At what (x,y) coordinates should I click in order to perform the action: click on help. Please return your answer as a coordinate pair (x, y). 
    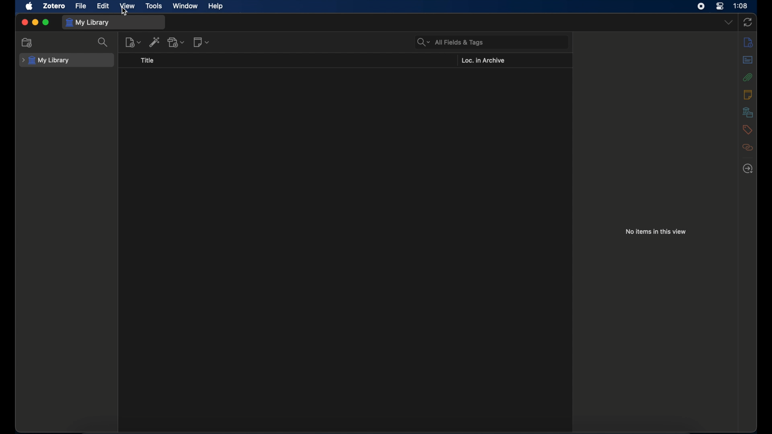
    Looking at the image, I should click on (216, 6).